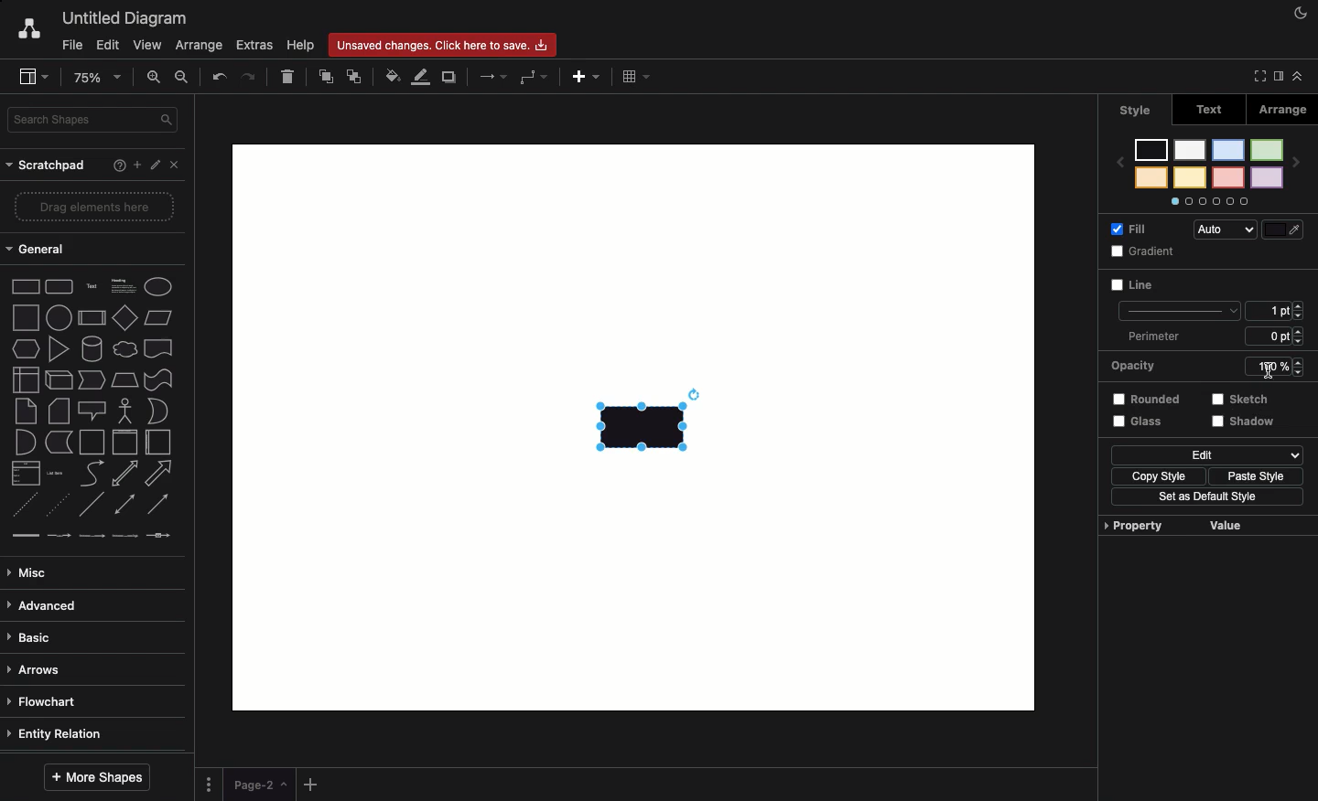 This screenshot has height=801, width=1318. I want to click on Opacity, so click(1131, 365).